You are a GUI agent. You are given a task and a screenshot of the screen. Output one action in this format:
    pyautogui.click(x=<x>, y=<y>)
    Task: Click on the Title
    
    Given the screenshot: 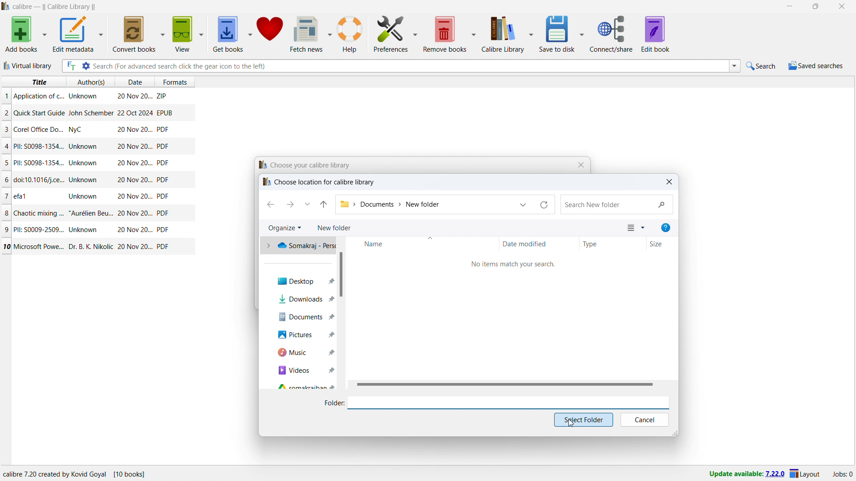 What is the action you would take?
    pyautogui.click(x=39, y=113)
    